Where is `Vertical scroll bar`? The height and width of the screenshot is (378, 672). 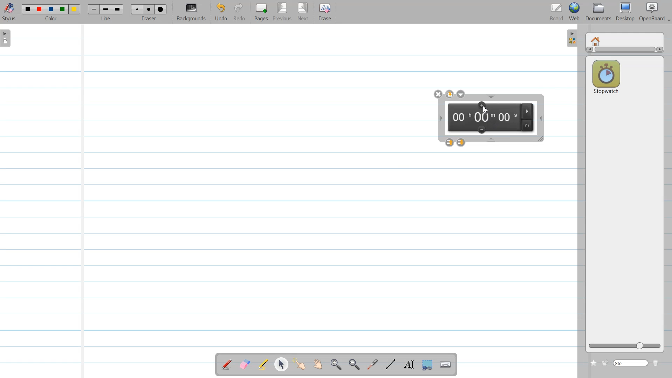
Vertical scroll bar is located at coordinates (624, 50).